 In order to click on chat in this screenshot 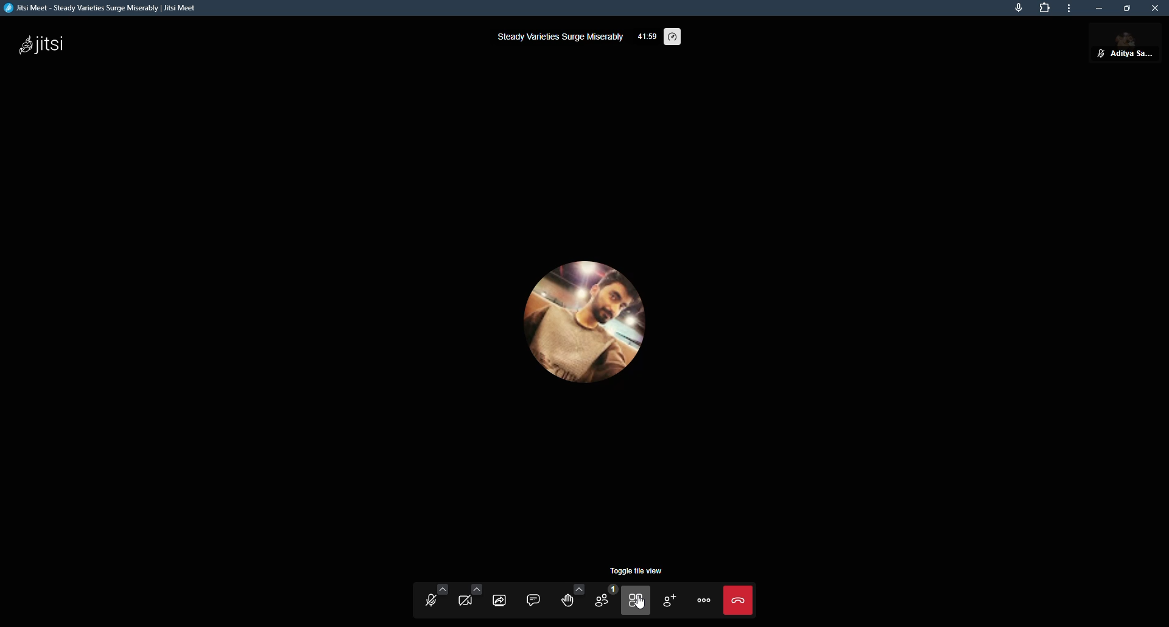, I will do `click(534, 600)`.